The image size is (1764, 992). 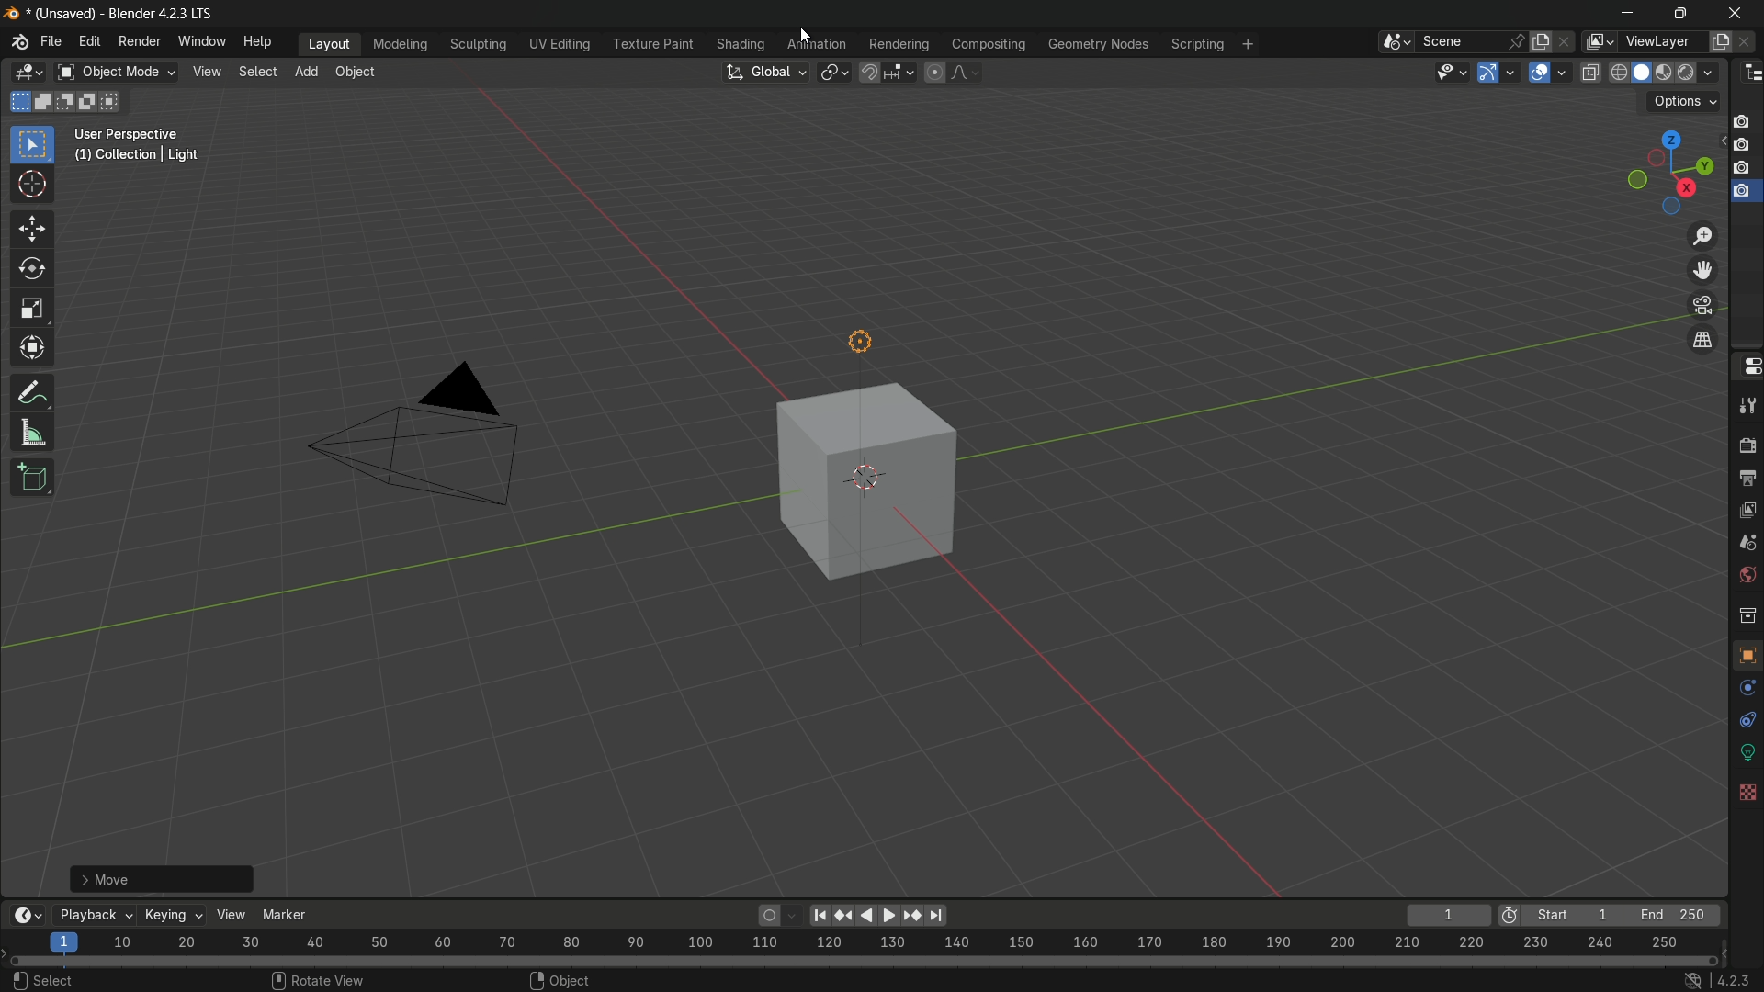 What do you see at coordinates (257, 40) in the screenshot?
I see `help menu` at bounding box center [257, 40].